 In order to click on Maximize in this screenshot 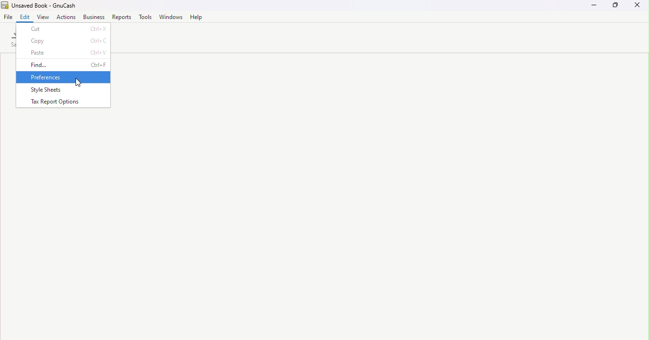, I will do `click(616, 6)`.